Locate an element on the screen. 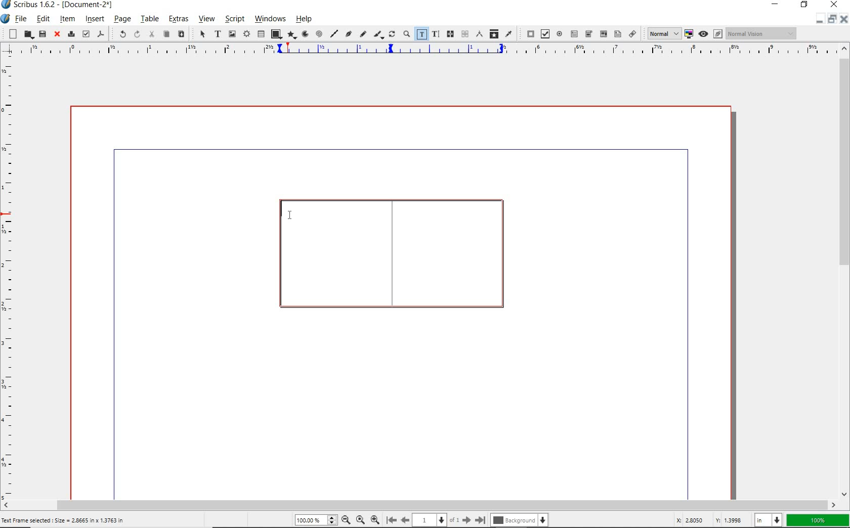 The height and width of the screenshot is (528, 850). save as pdf is located at coordinates (101, 34).